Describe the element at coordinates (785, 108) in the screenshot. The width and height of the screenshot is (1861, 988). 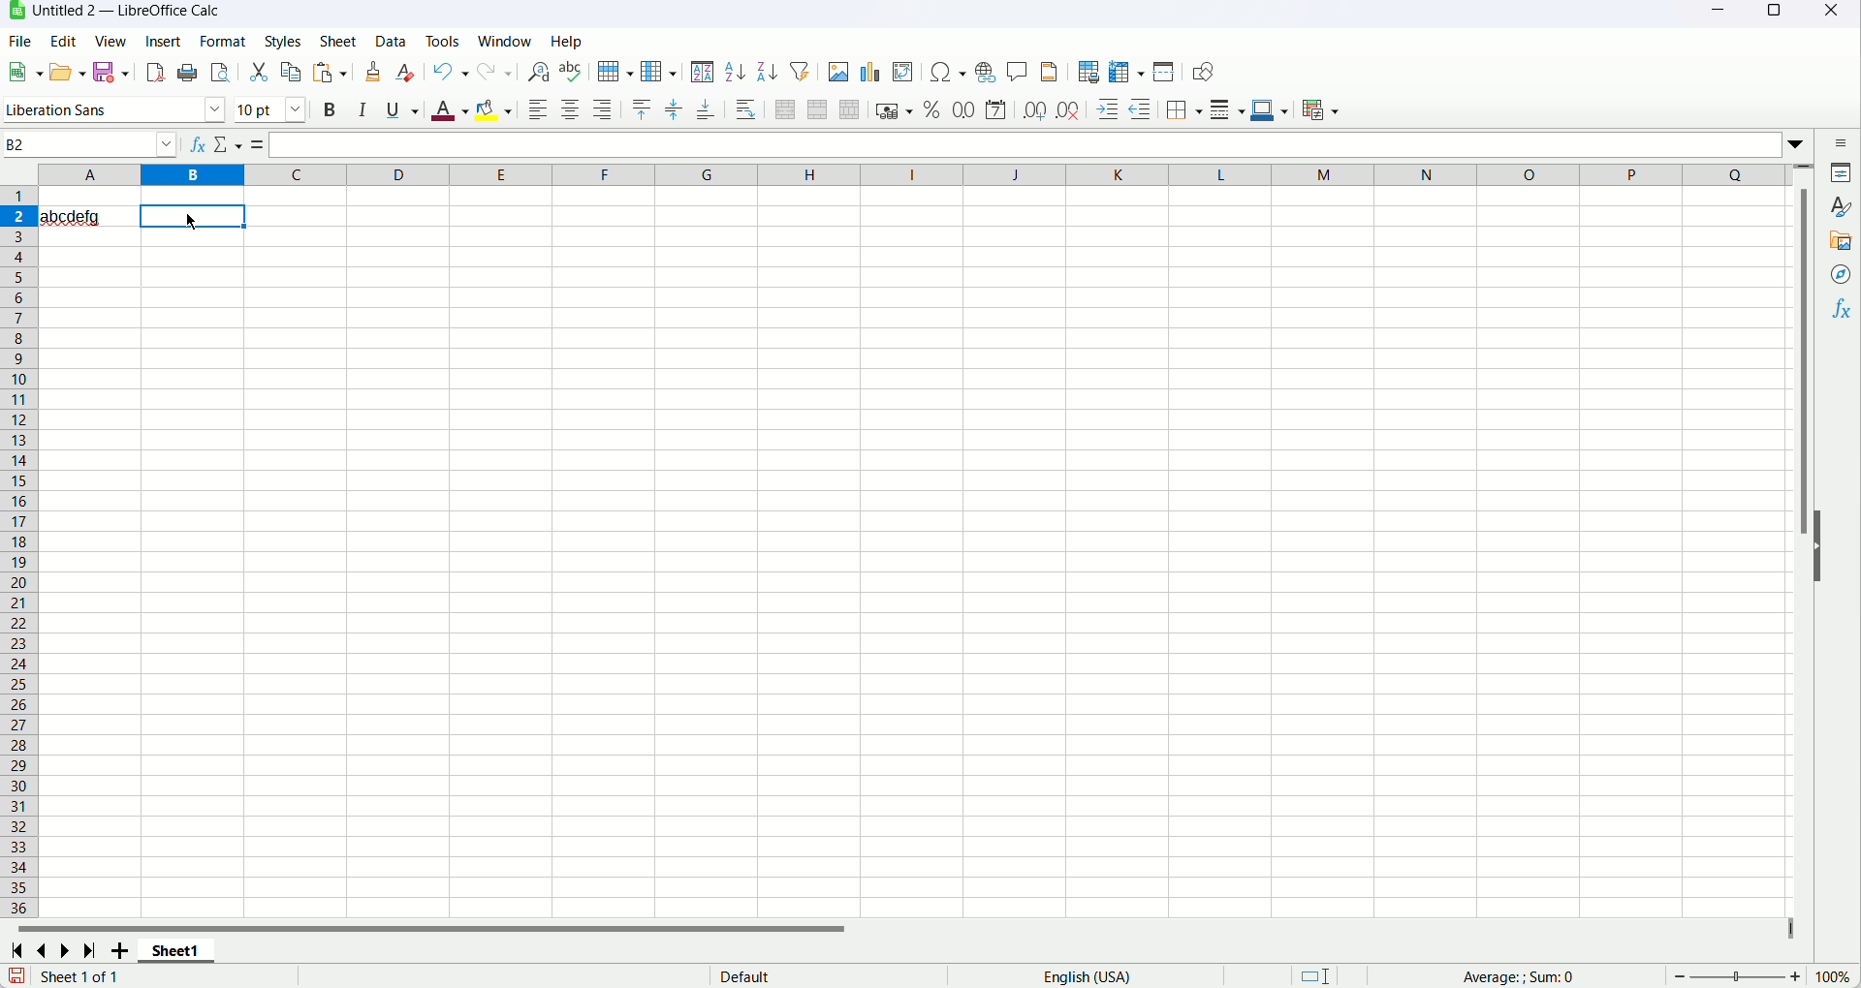
I see `merge and center` at that location.